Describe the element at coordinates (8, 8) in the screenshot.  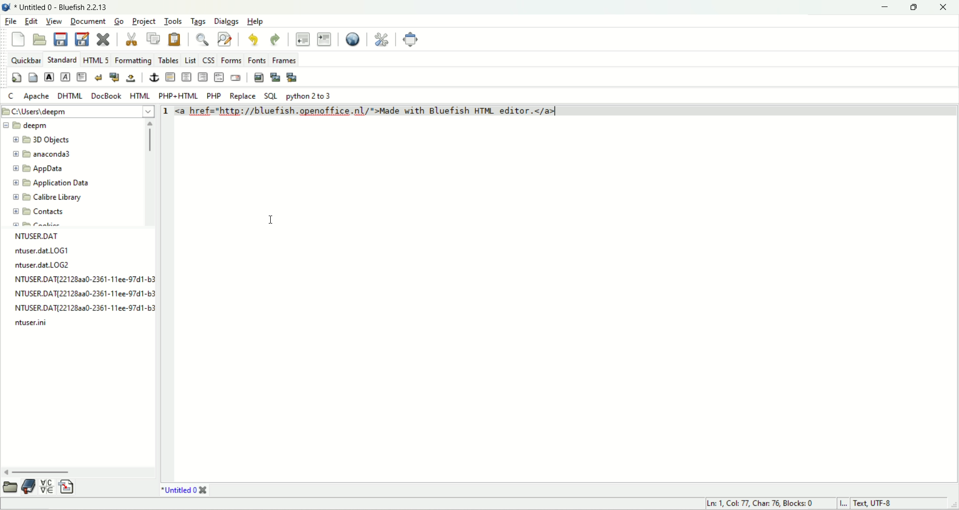
I see `logo` at that location.